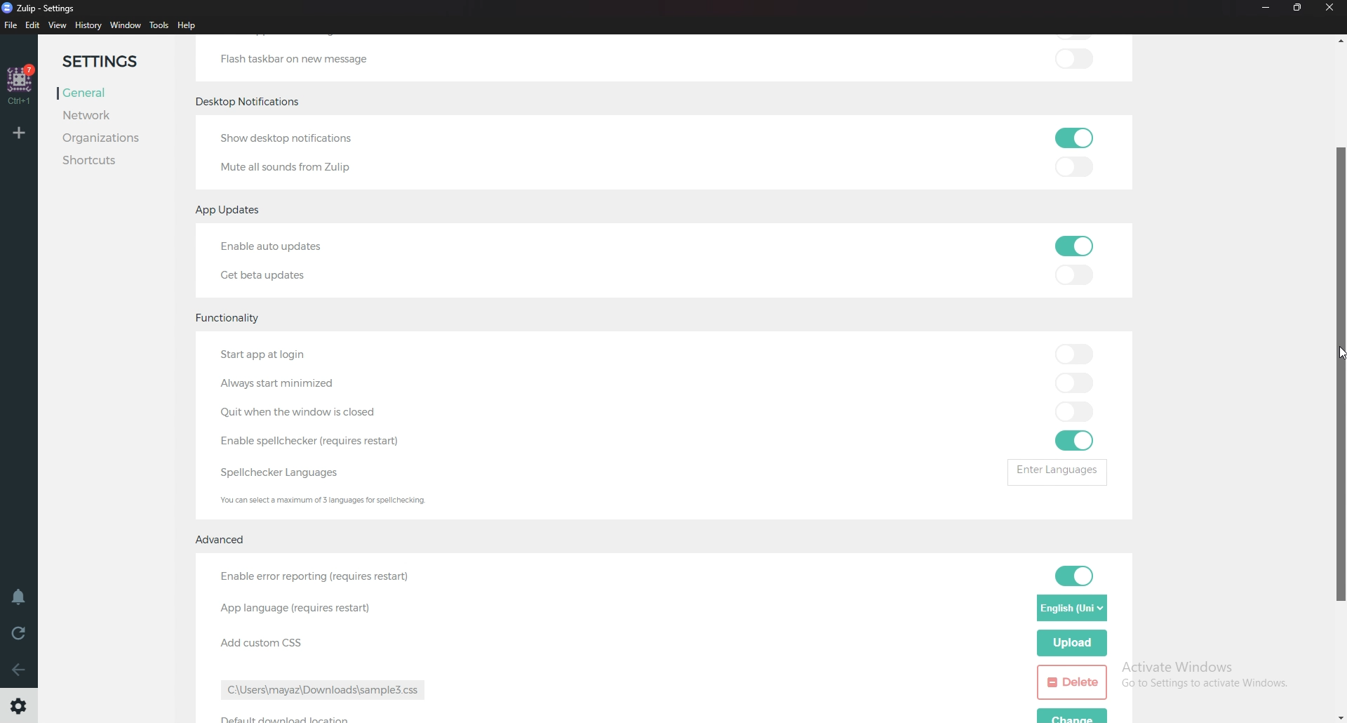 This screenshot has height=723, width=1347. I want to click on Advanced, so click(224, 538).